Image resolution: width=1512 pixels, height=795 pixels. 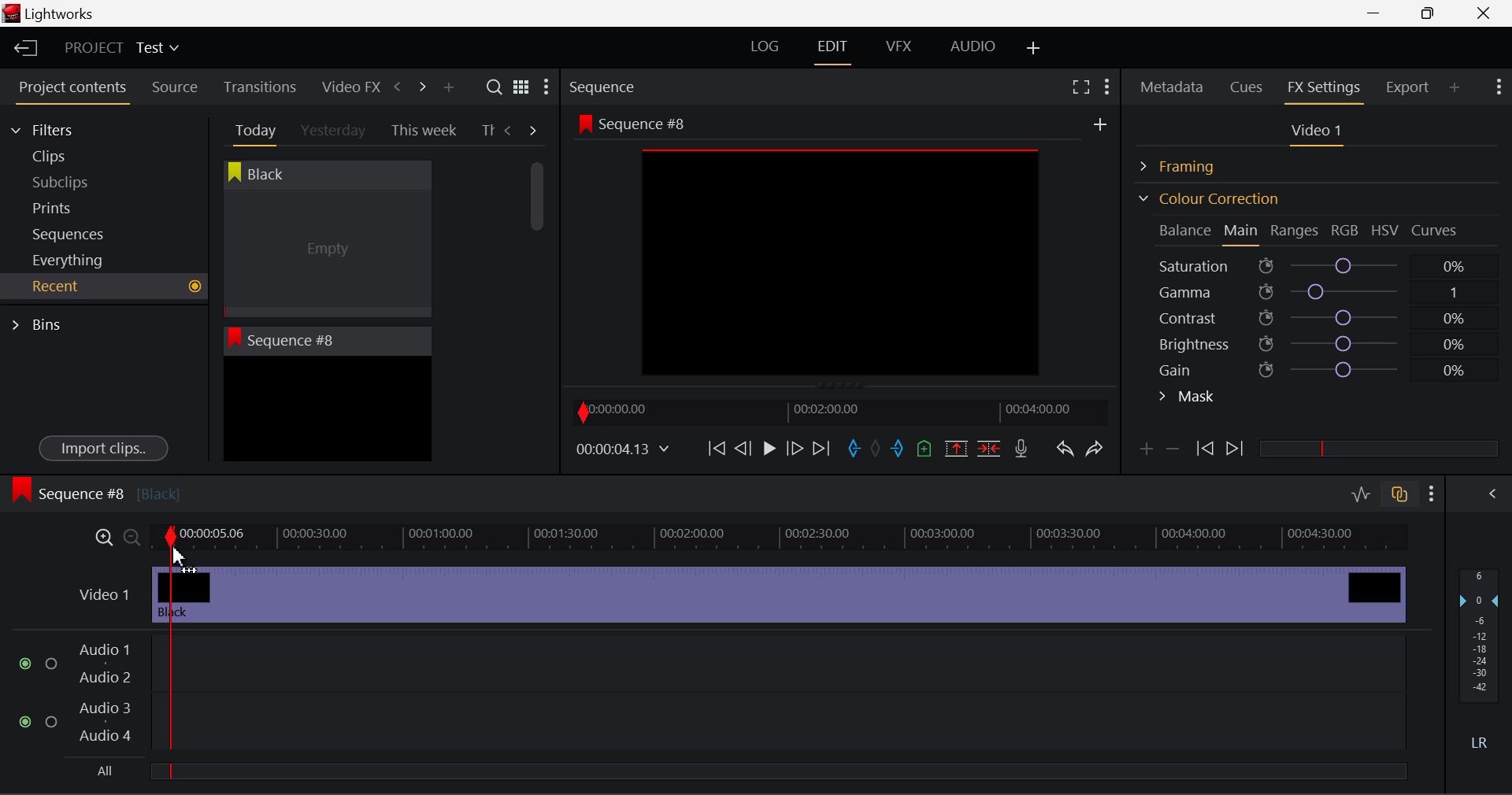 What do you see at coordinates (1379, 13) in the screenshot?
I see `Restore Down` at bounding box center [1379, 13].